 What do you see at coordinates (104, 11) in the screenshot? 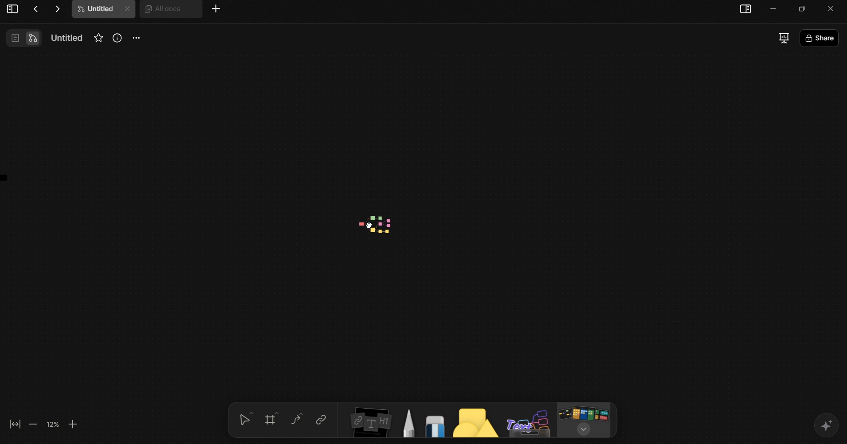
I see `Untitle` at bounding box center [104, 11].